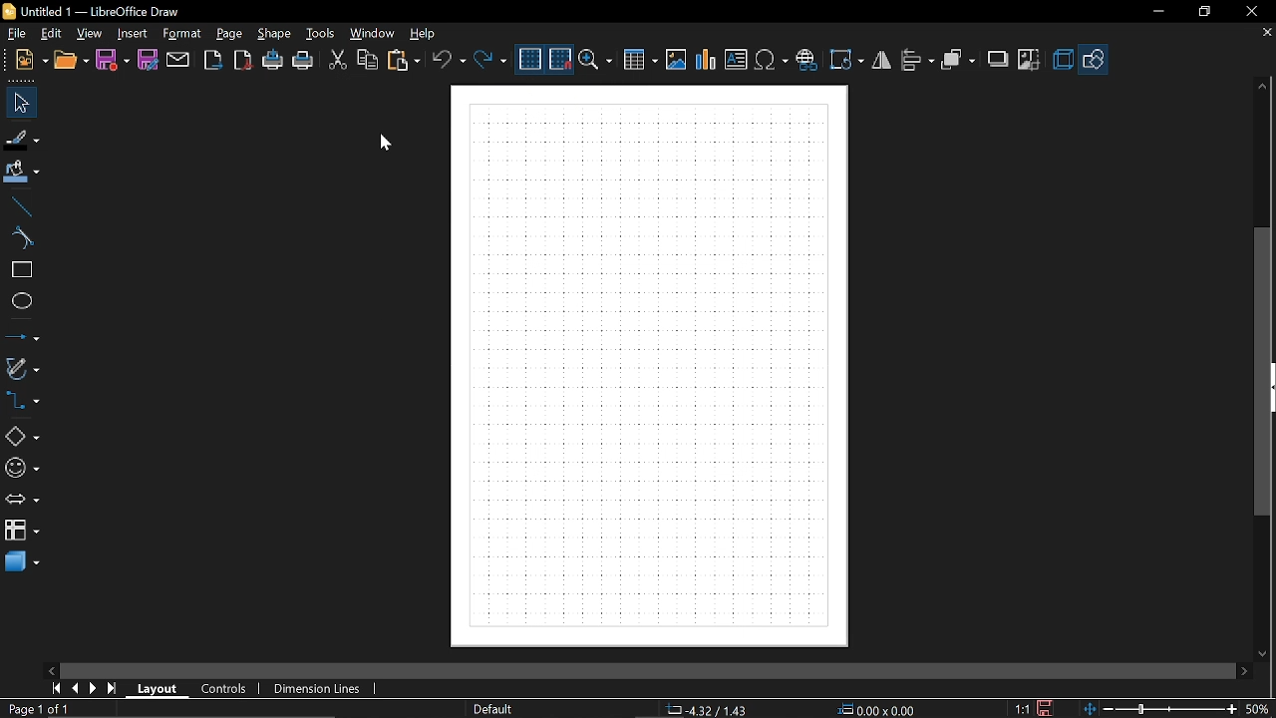  What do you see at coordinates (425, 35) in the screenshot?
I see `help` at bounding box center [425, 35].